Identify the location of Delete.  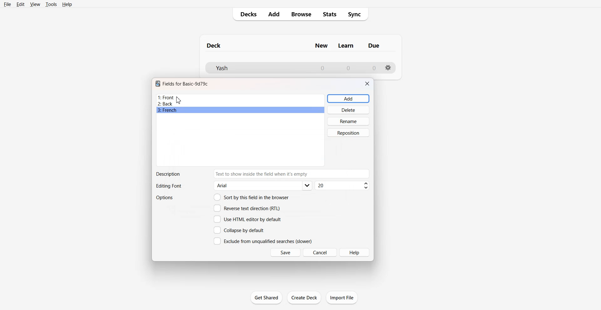
(349, 110).